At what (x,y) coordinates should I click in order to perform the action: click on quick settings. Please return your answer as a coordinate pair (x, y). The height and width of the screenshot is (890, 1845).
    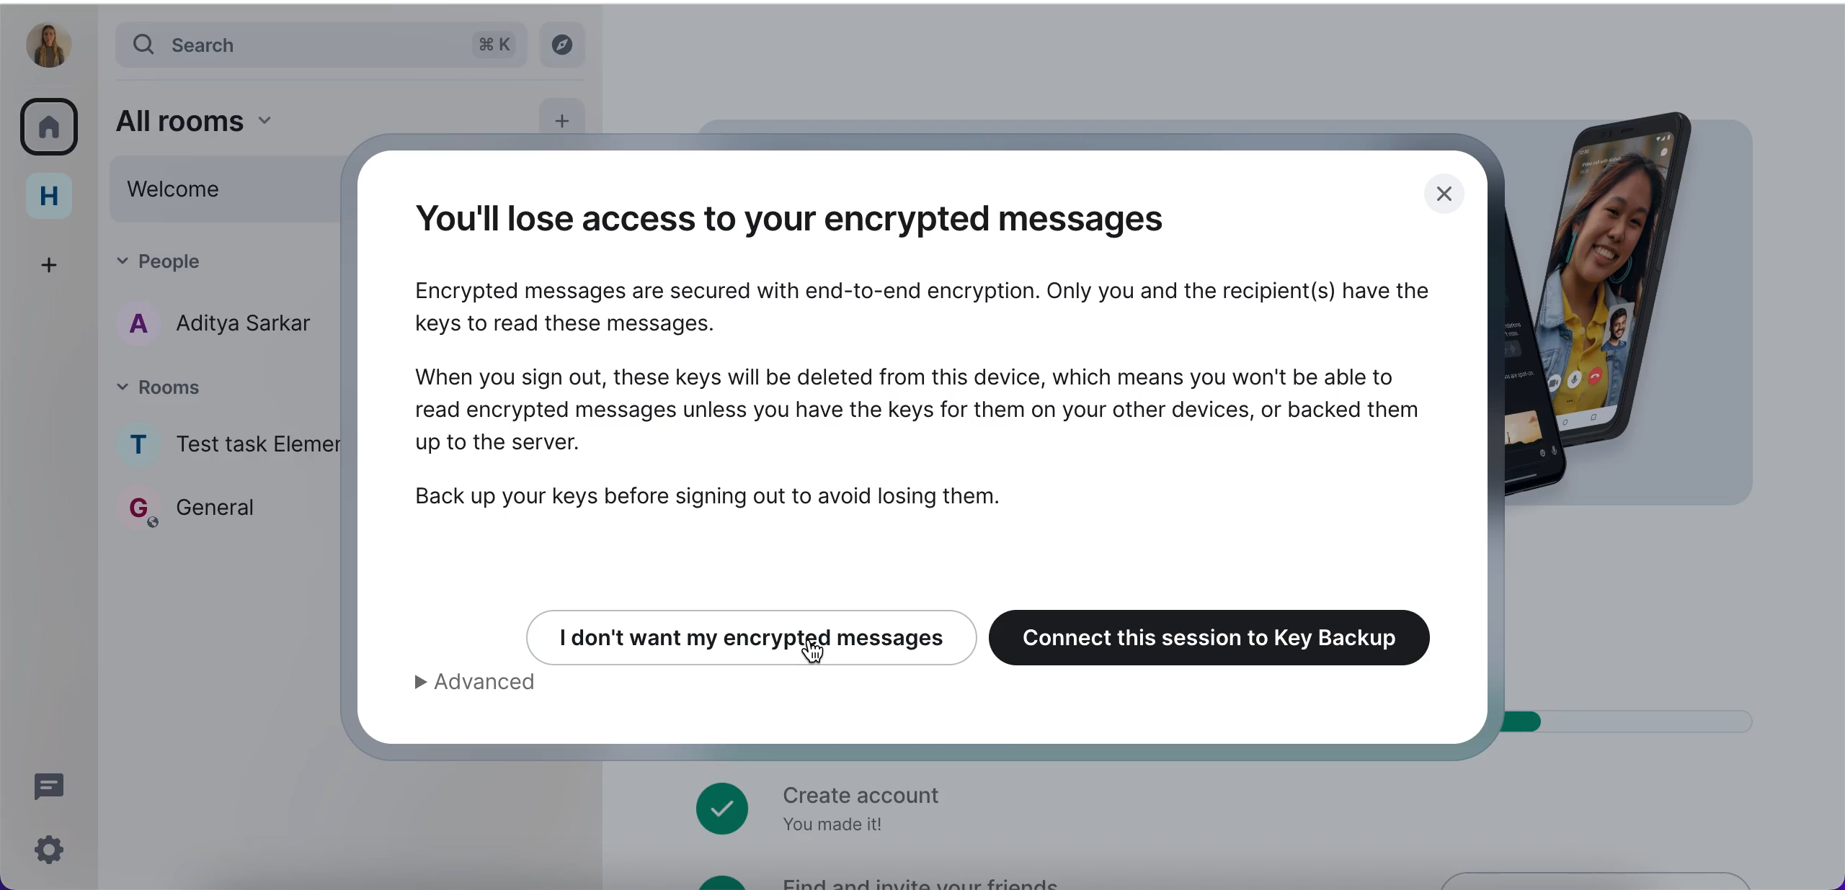
    Looking at the image, I should click on (46, 849).